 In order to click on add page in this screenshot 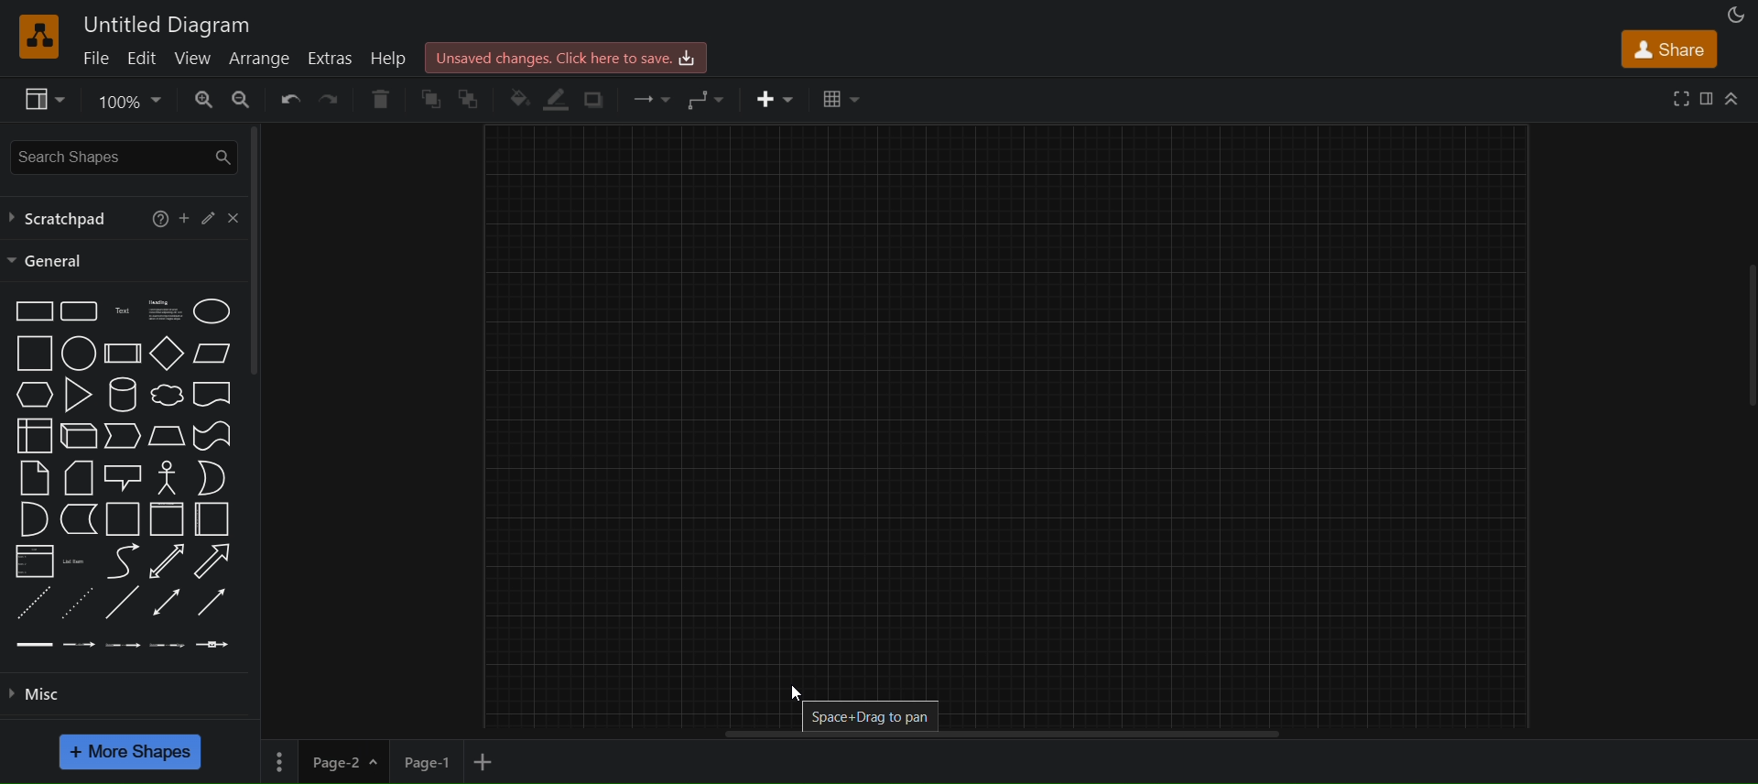, I will do `click(485, 763)`.